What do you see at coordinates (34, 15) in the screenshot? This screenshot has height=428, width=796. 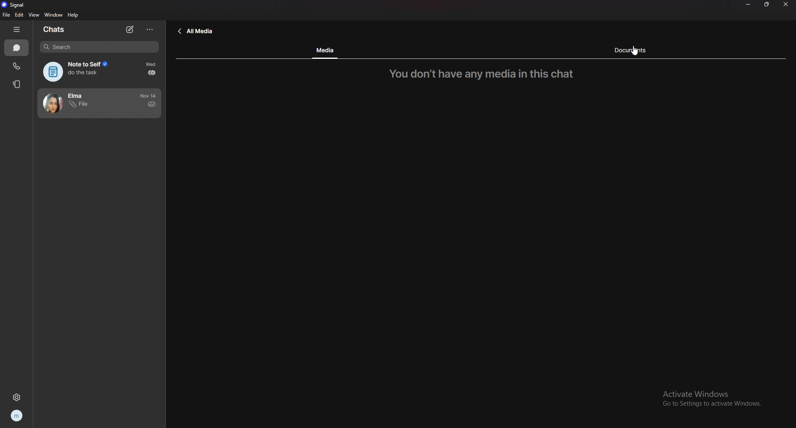 I see `view` at bounding box center [34, 15].